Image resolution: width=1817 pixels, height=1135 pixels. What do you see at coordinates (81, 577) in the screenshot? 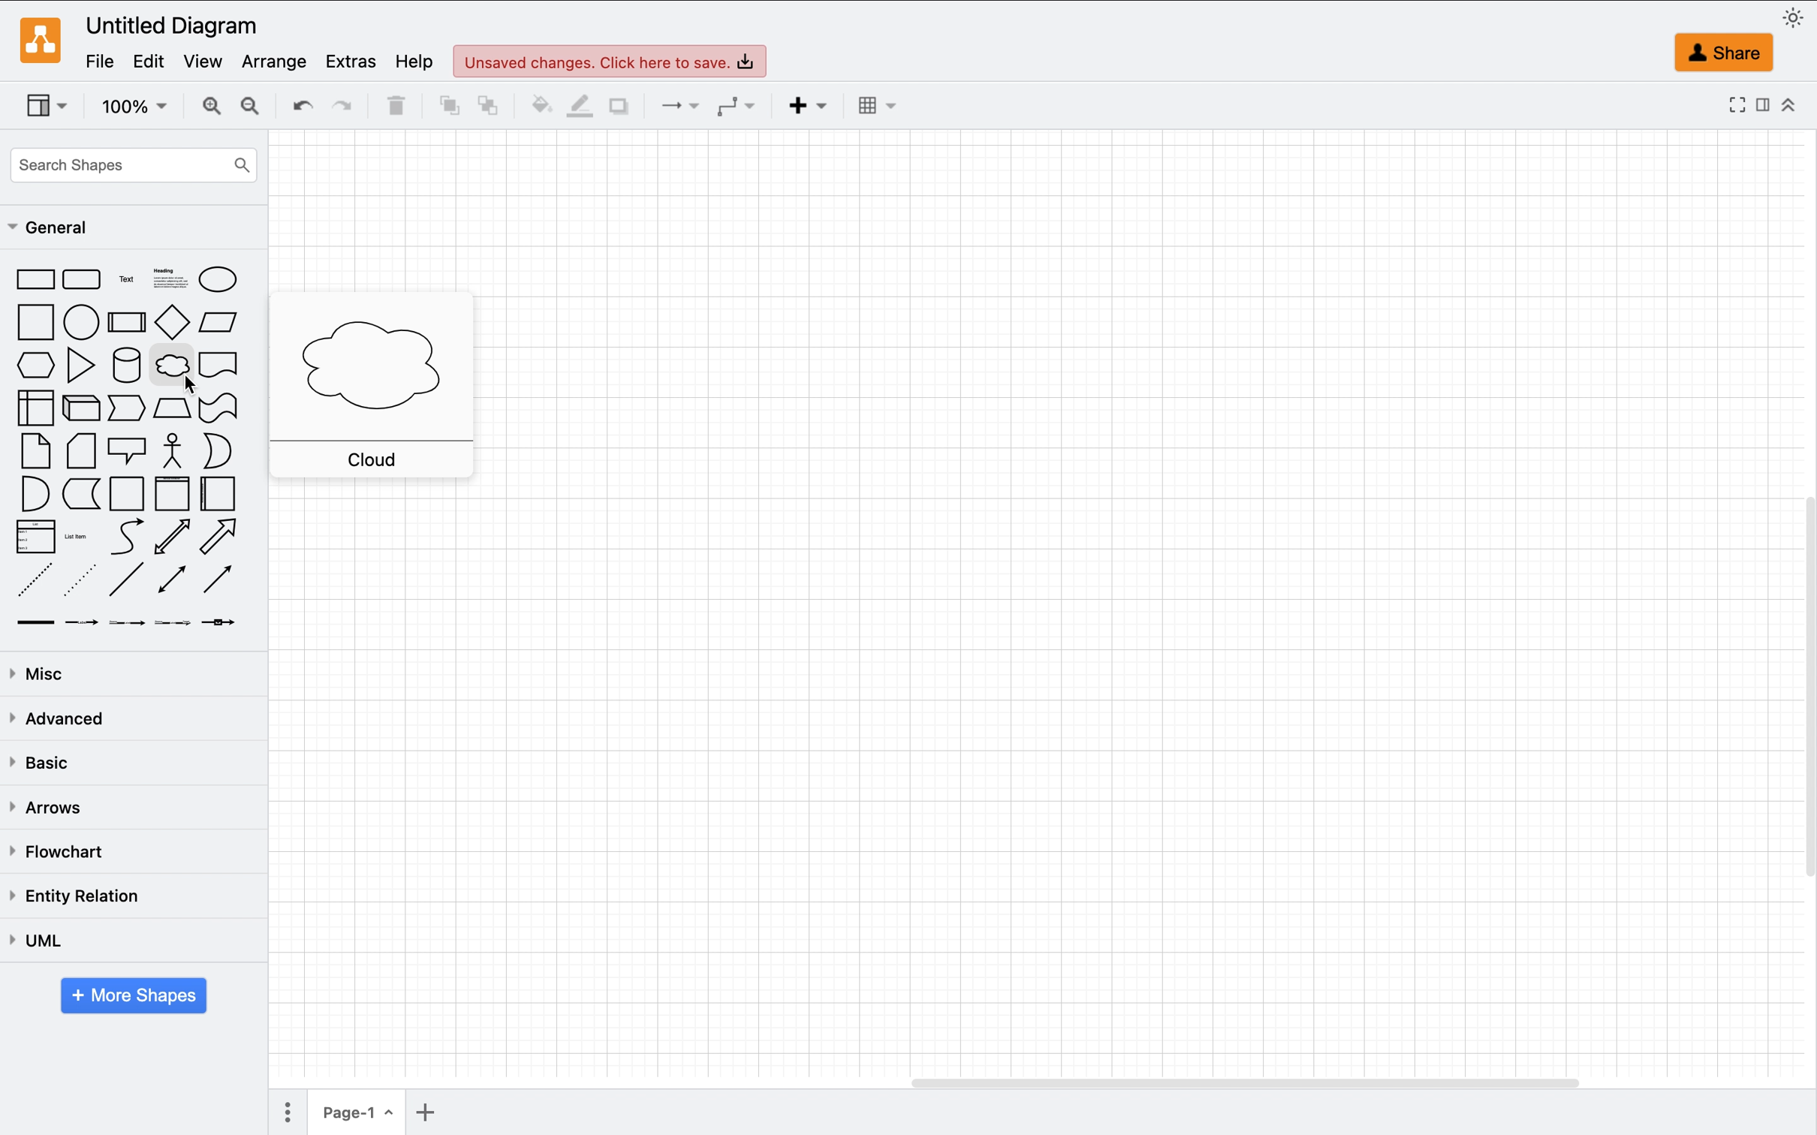
I see `dotted line` at bounding box center [81, 577].